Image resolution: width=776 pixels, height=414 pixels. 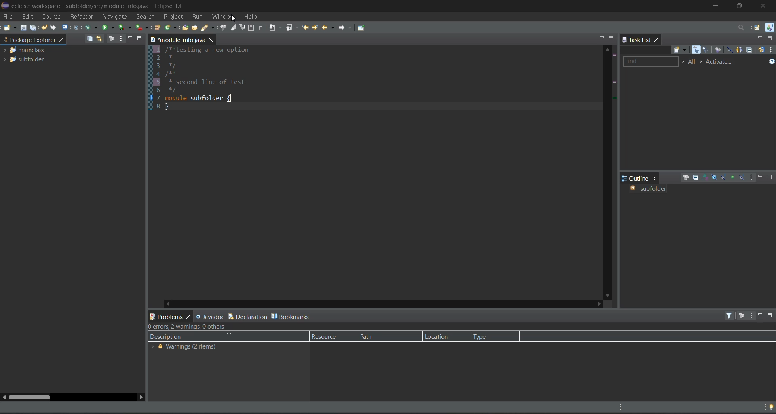 I want to click on close, so click(x=655, y=179).